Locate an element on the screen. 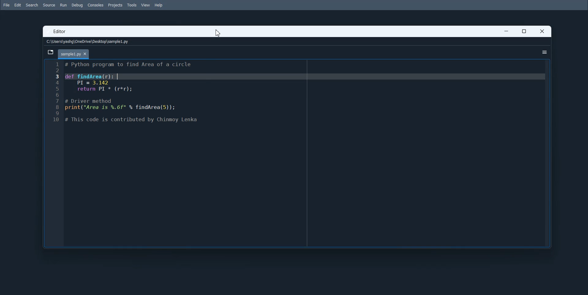 This screenshot has width=588, height=295. Options is located at coordinates (545, 52).